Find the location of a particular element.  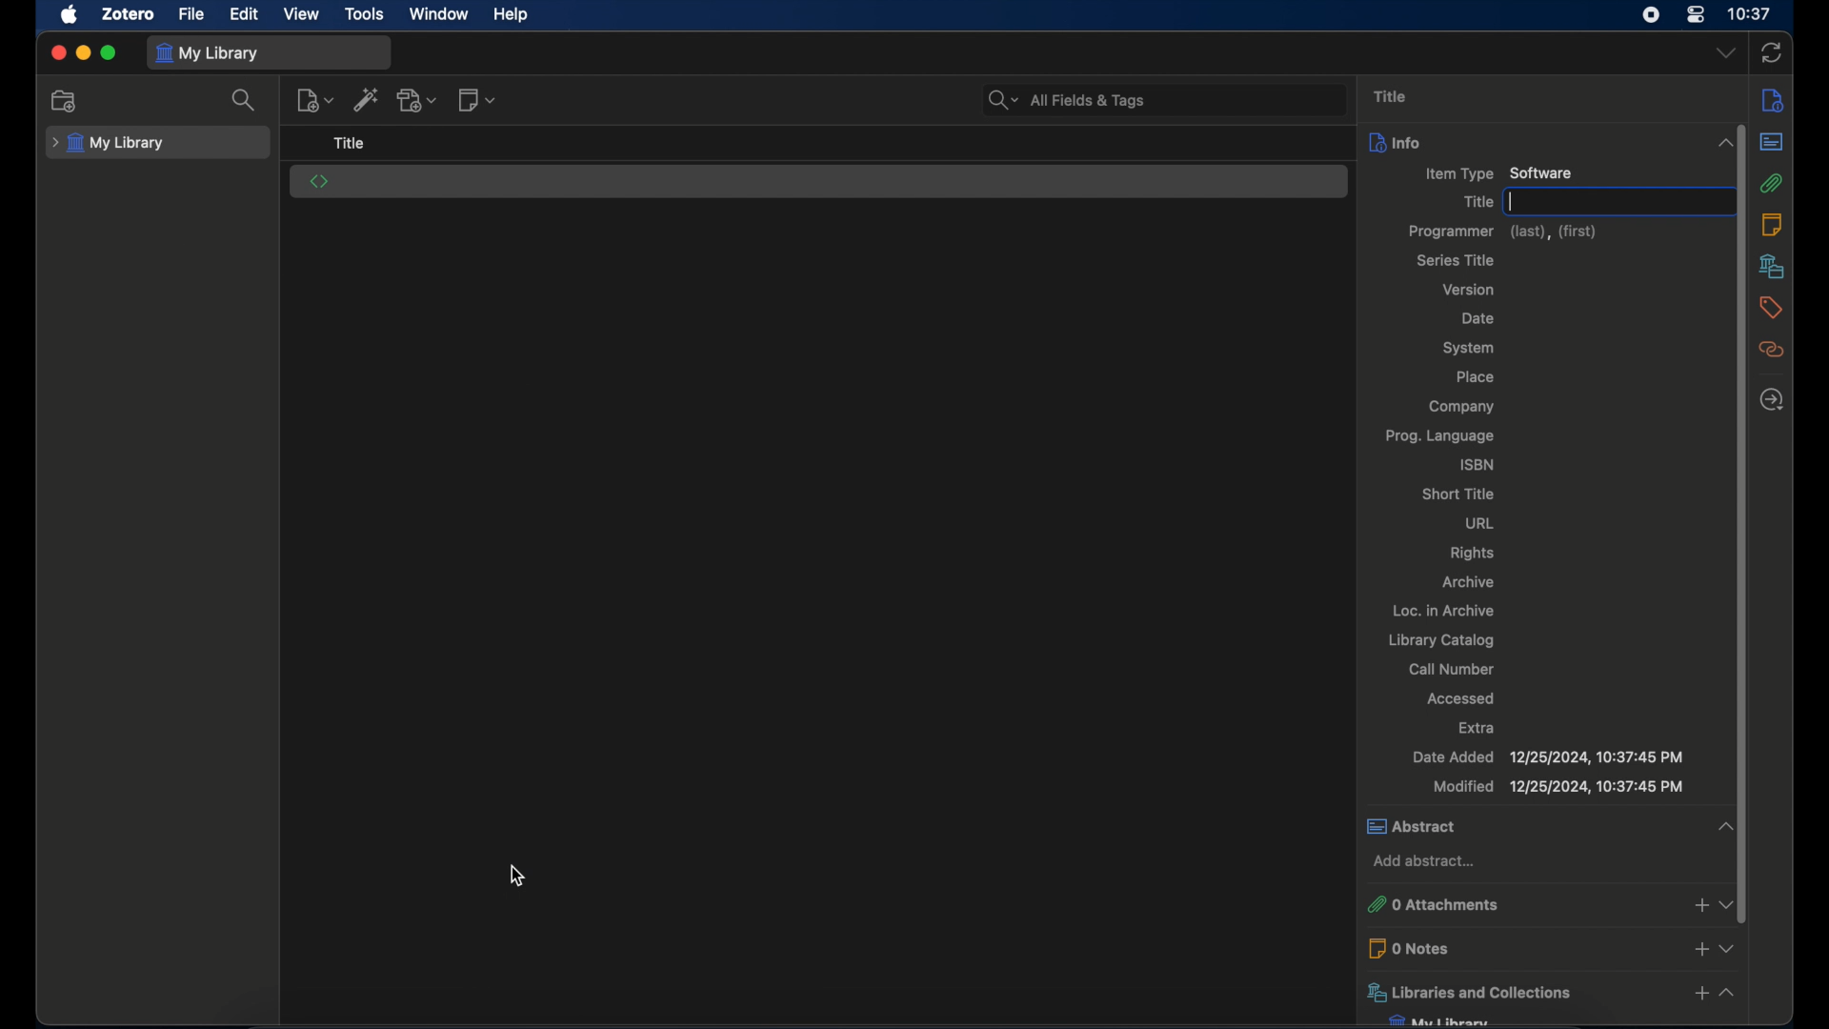

10.37 is located at coordinates (1750, 15).